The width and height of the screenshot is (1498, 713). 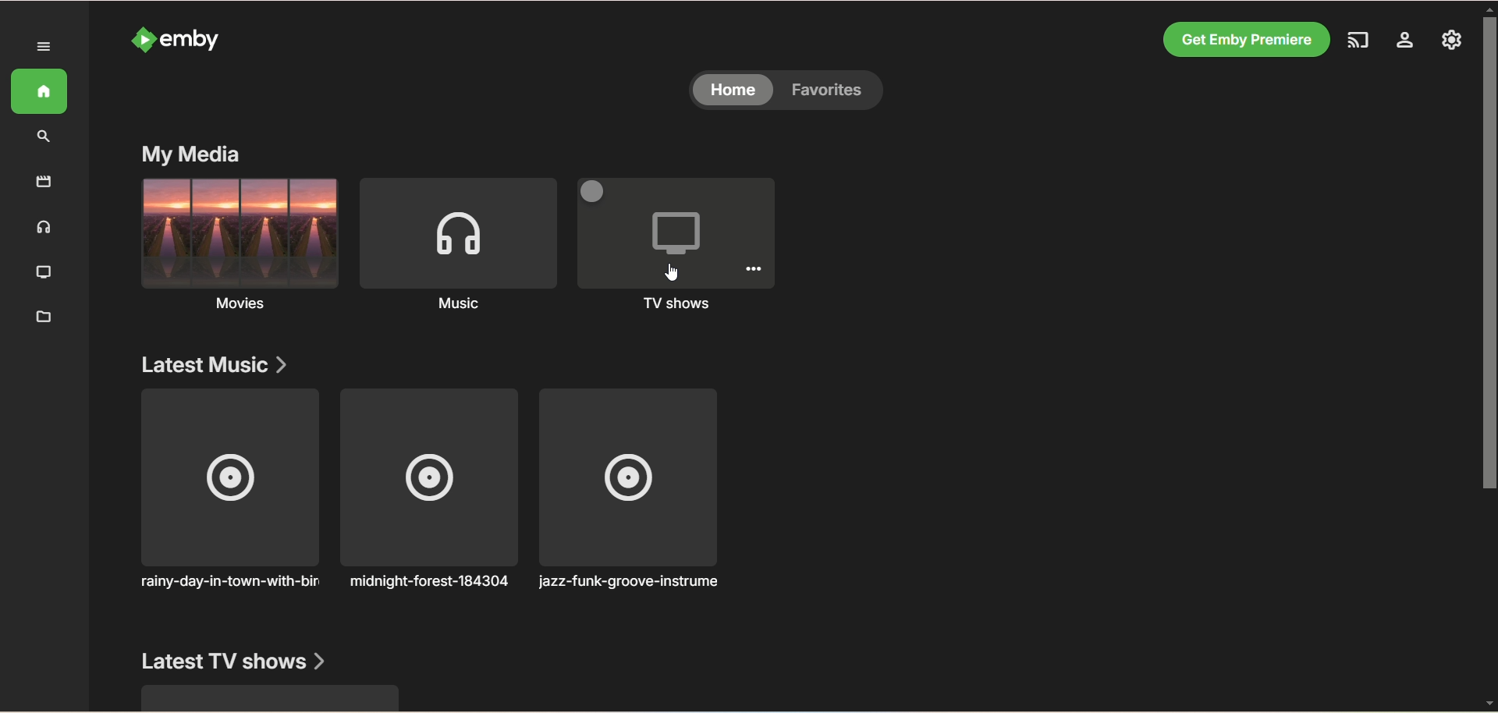 I want to click on rainy-day-in-town-with-bir, so click(x=223, y=500).